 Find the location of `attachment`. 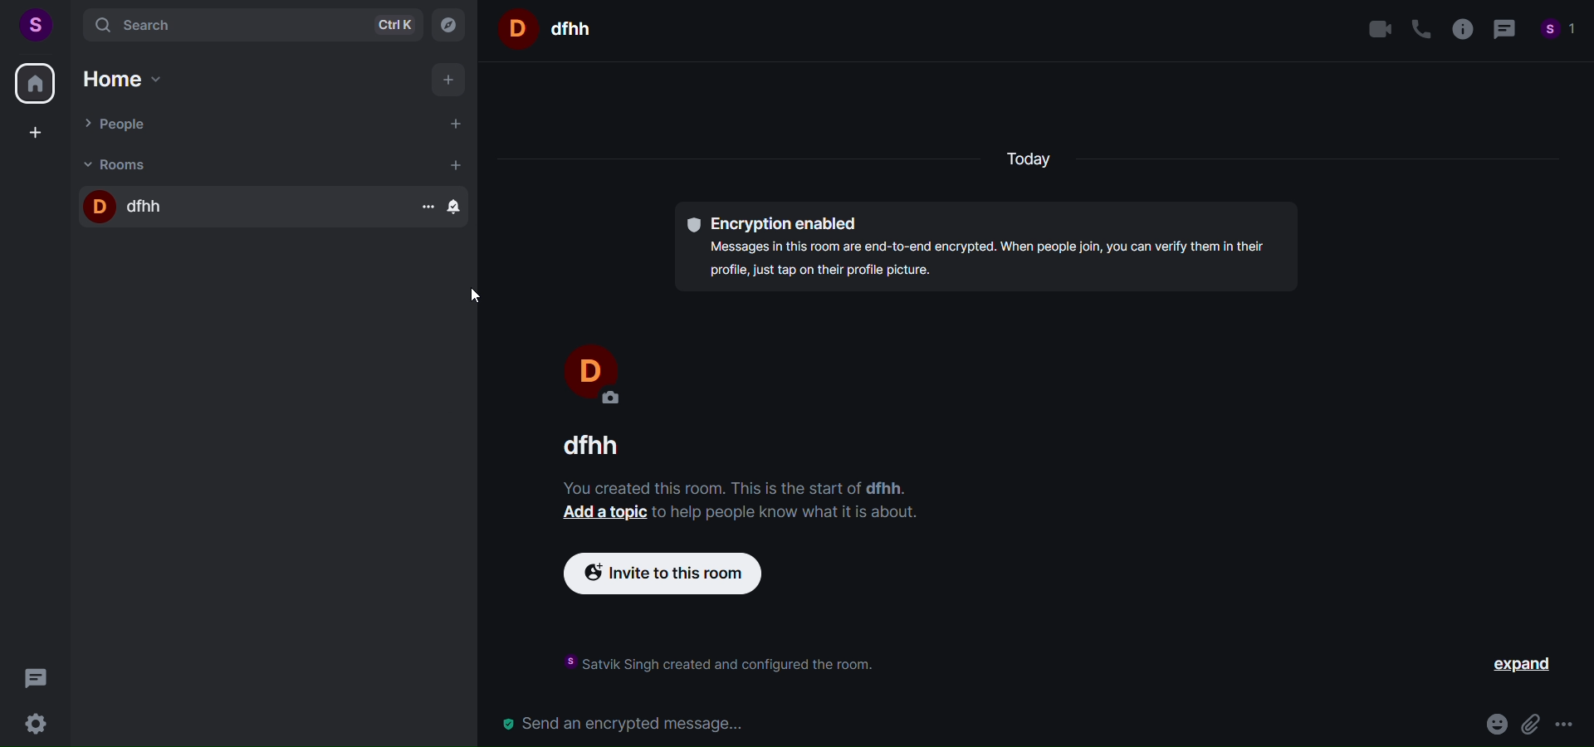

attachment is located at coordinates (1531, 722).